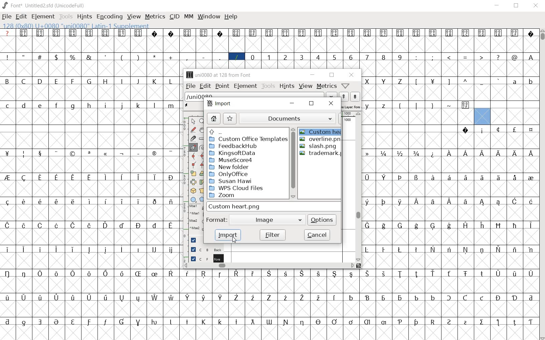 The height and width of the screenshot is (340, 545). What do you see at coordinates (499, 80) in the screenshot?
I see `glyph` at bounding box center [499, 80].